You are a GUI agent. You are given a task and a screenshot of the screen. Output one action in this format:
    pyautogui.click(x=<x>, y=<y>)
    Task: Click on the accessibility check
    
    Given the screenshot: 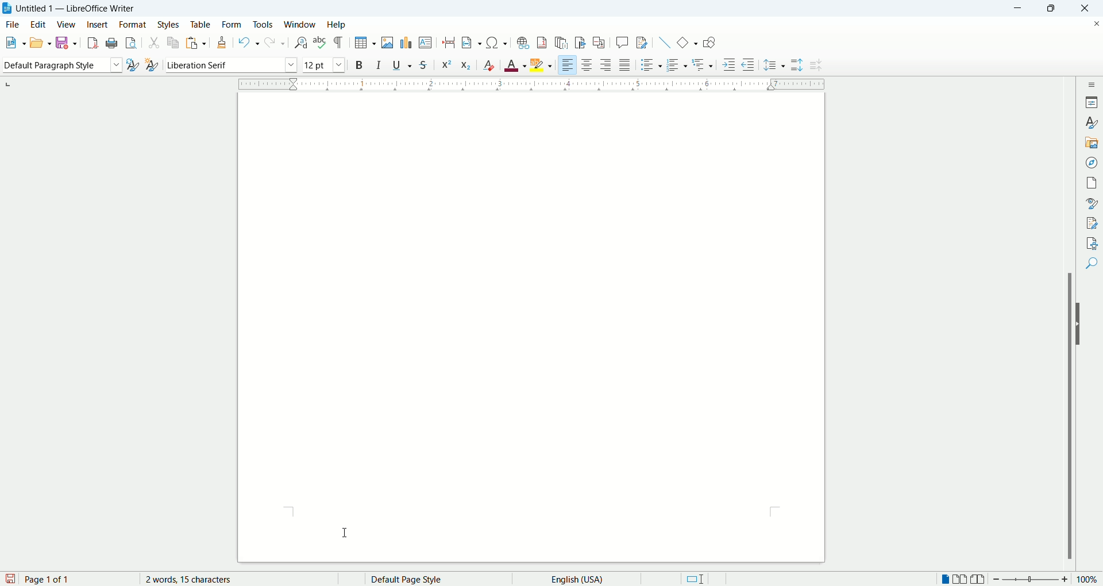 What is the action you would take?
    pyautogui.click(x=1092, y=242)
    